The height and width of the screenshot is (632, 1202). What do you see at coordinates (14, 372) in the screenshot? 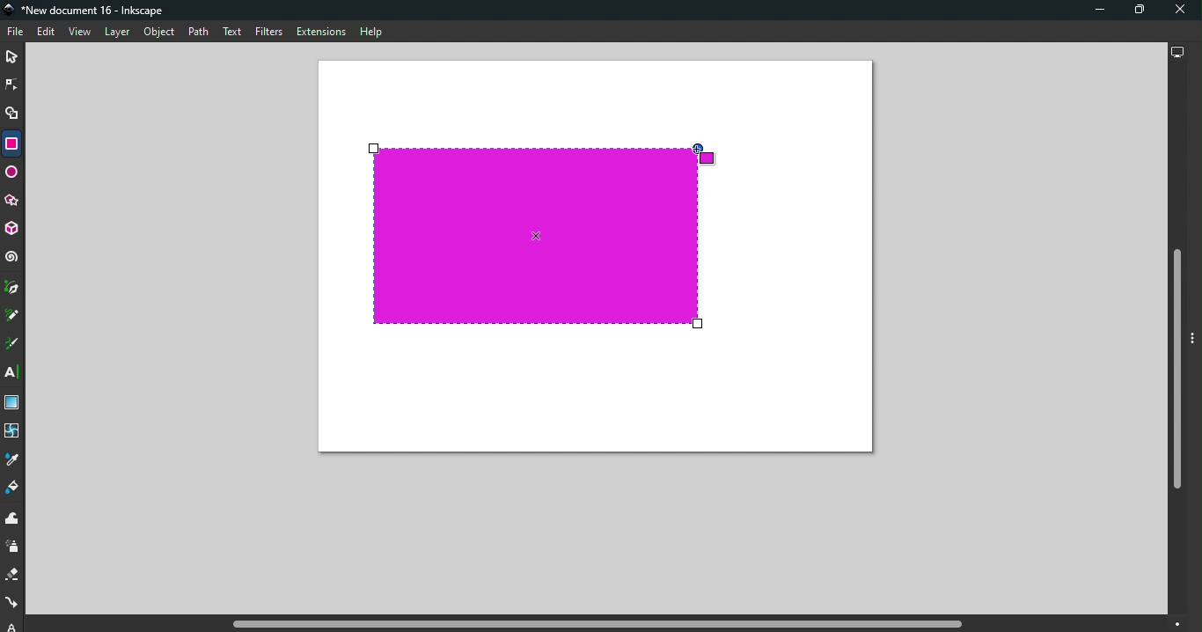
I see `Text tool` at bounding box center [14, 372].